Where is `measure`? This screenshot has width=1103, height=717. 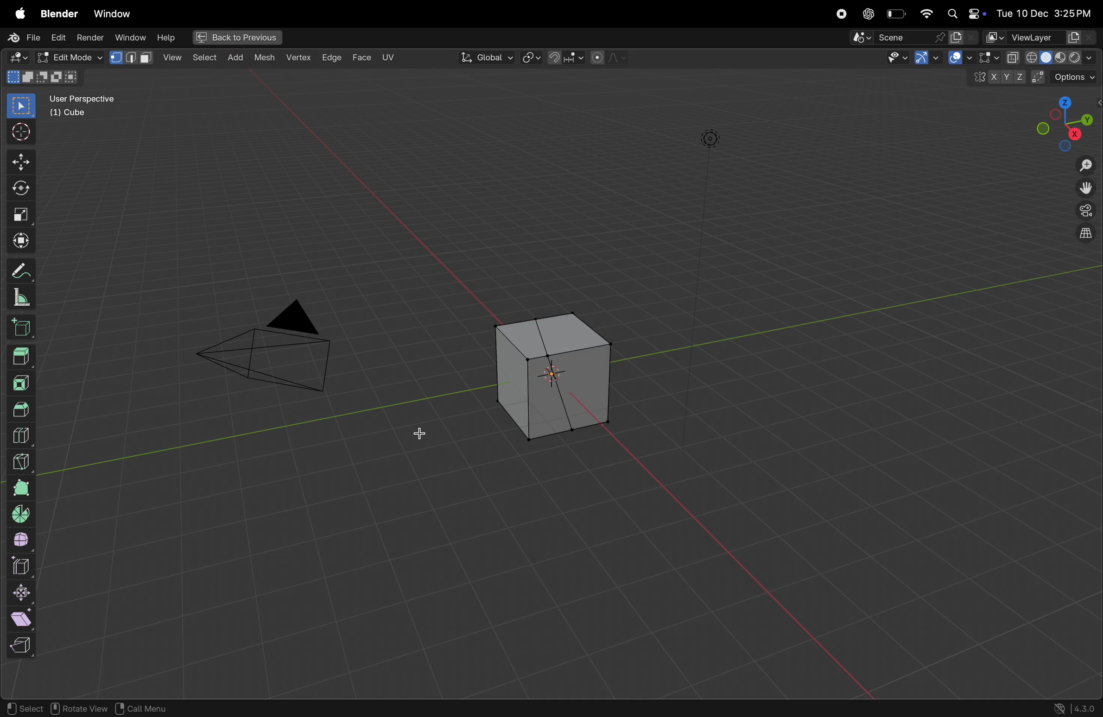 measure is located at coordinates (22, 299).